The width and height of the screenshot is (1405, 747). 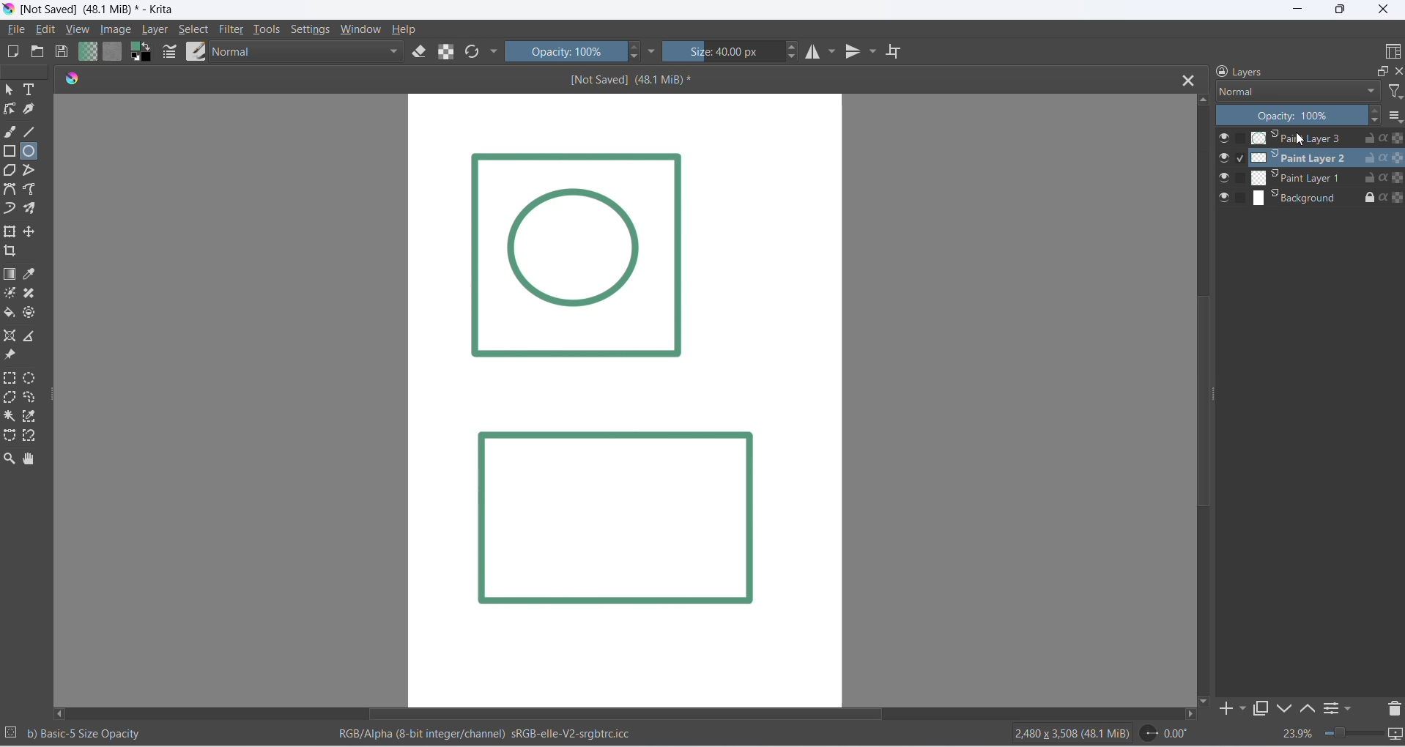 What do you see at coordinates (10, 336) in the screenshot?
I see `assistant tool` at bounding box center [10, 336].